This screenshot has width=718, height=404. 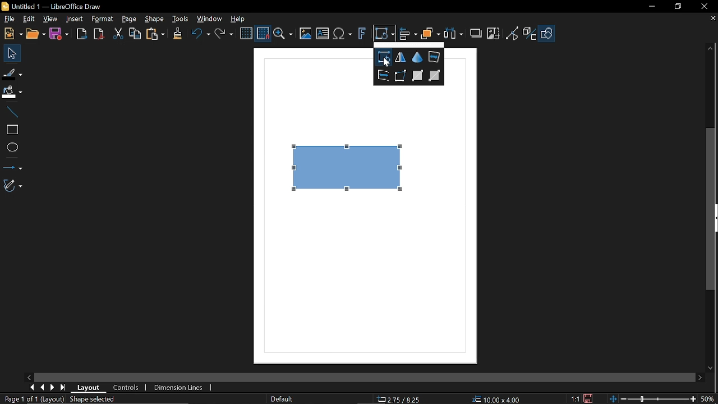 I want to click on Snap to grid, so click(x=263, y=34).